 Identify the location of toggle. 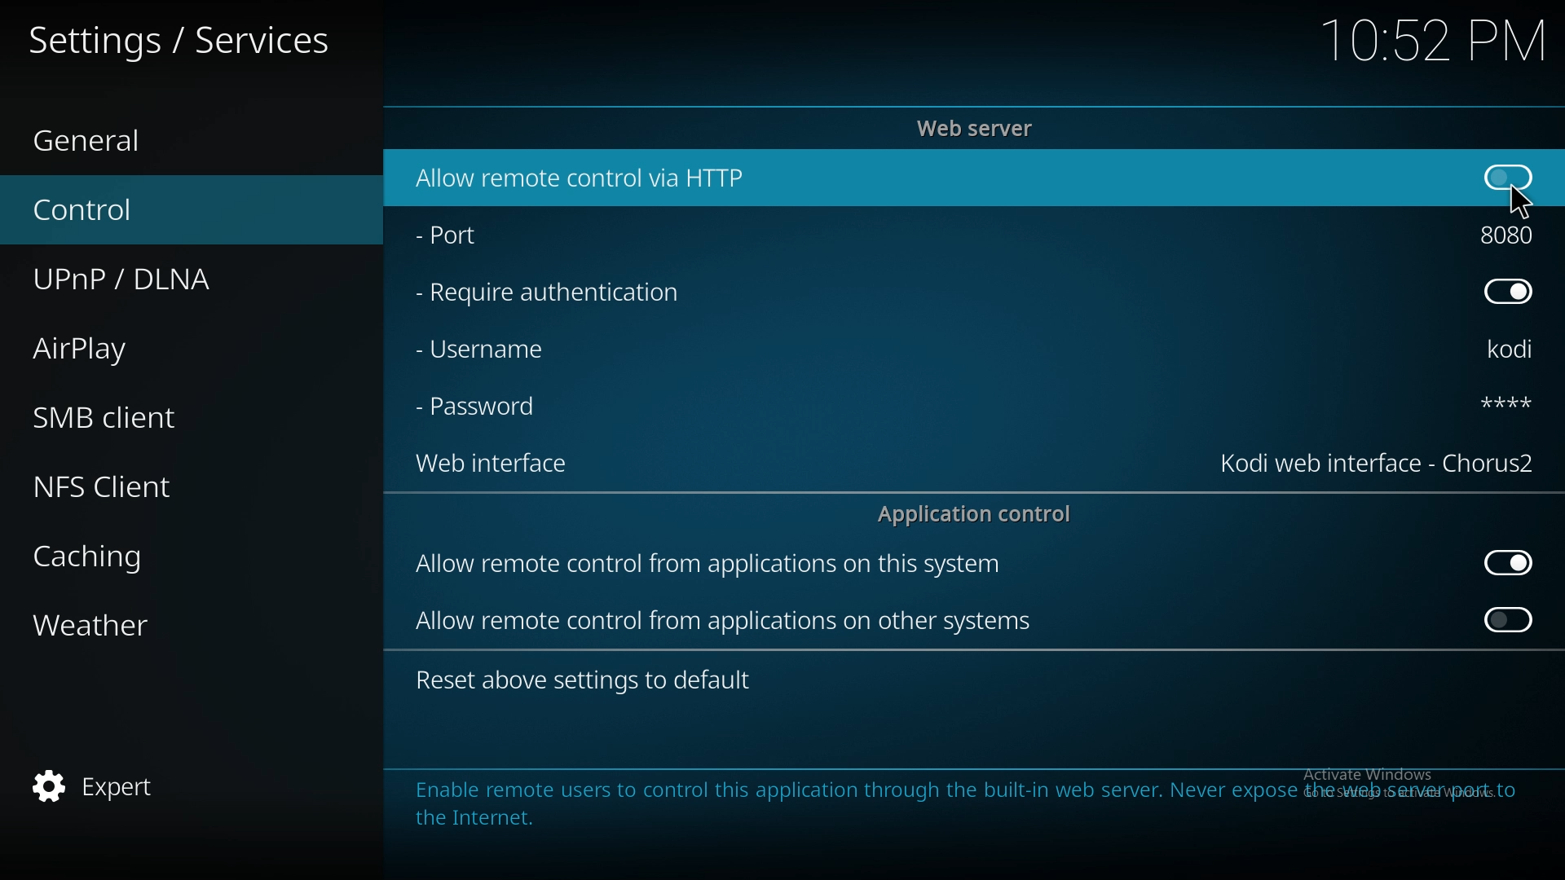
(1511, 618).